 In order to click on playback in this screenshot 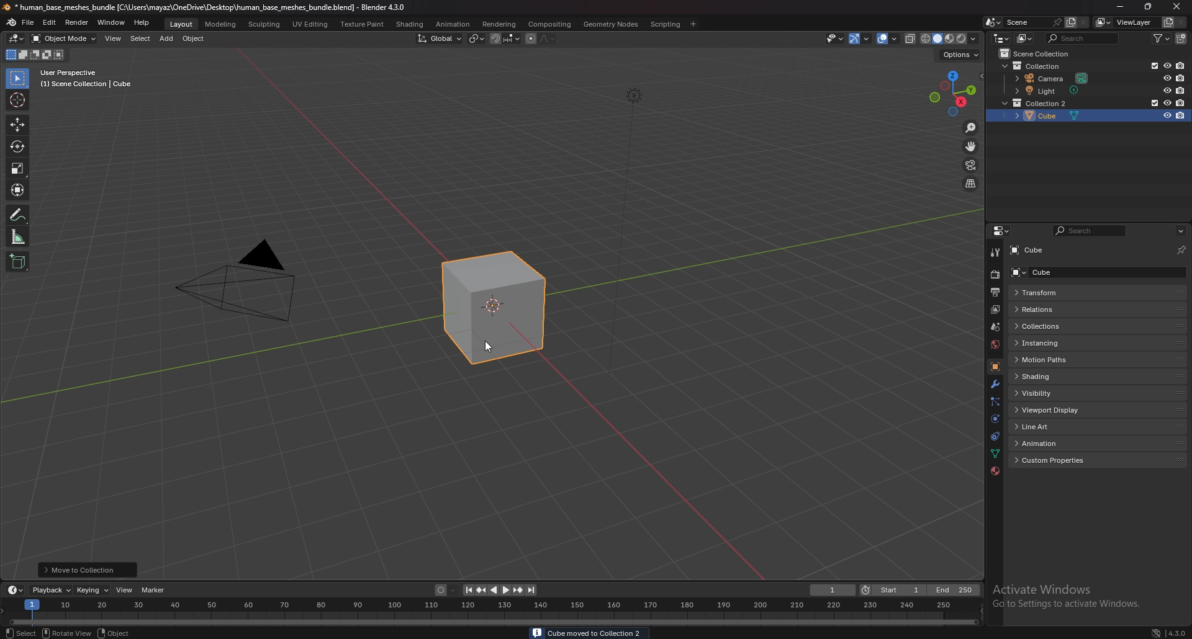, I will do `click(52, 590)`.